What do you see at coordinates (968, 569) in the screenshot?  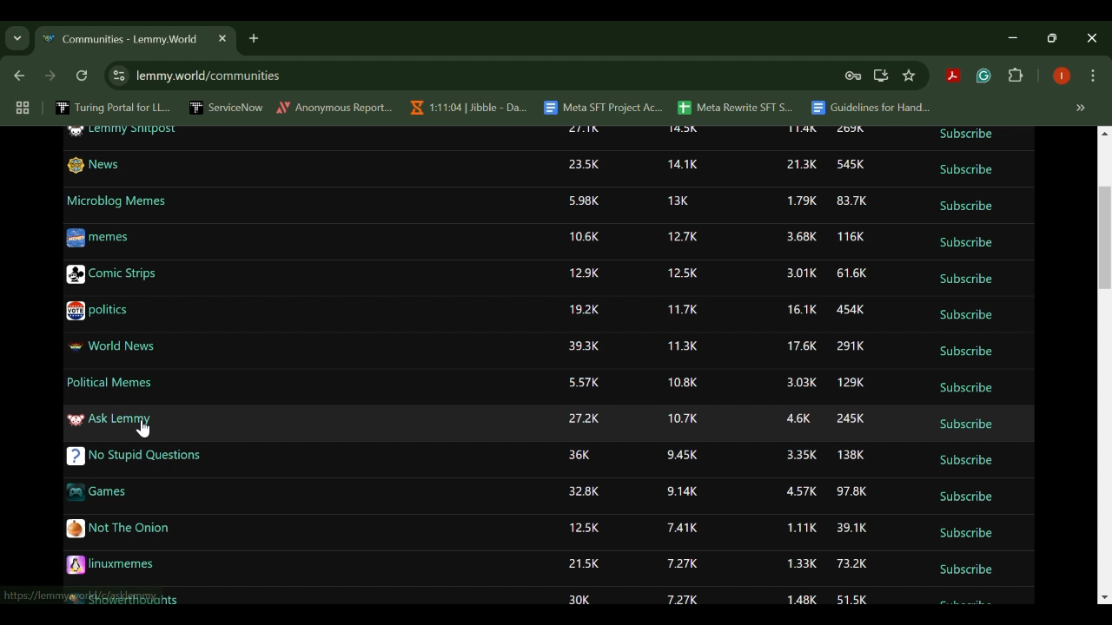 I see `Subscribe` at bounding box center [968, 569].